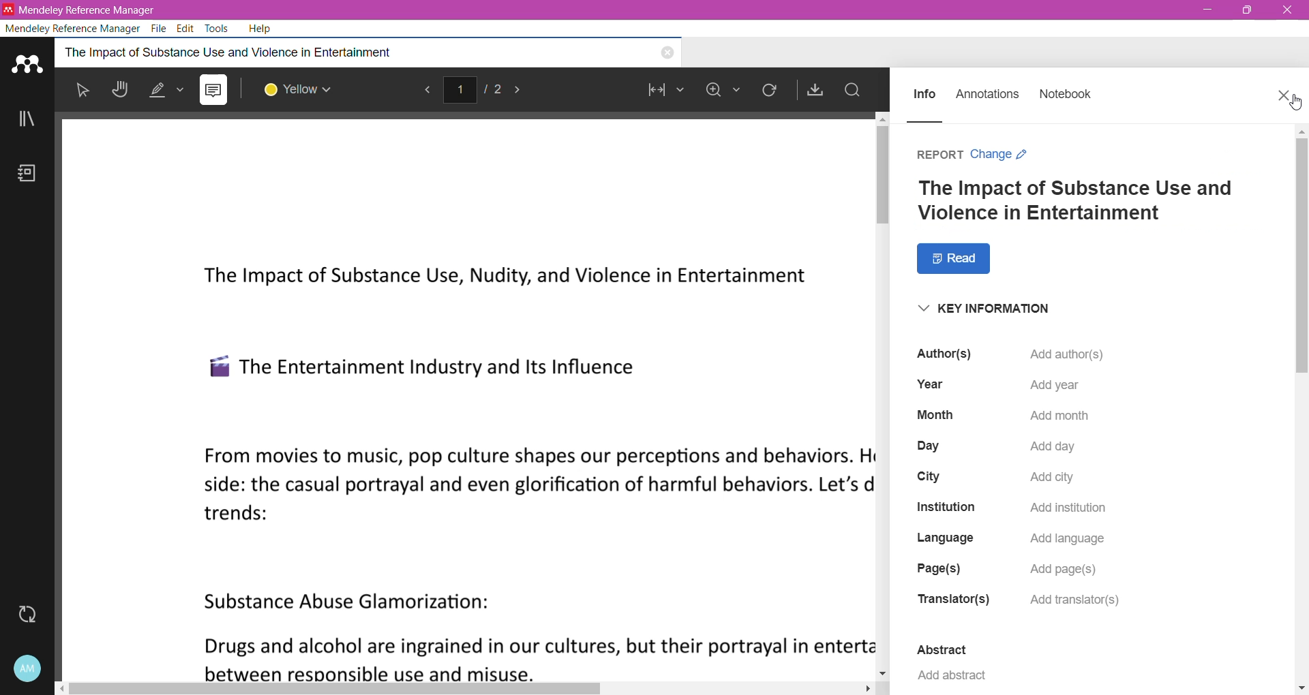 The image size is (1309, 695). Describe the element at coordinates (169, 89) in the screenshot. I see `Highlight options` at that location.